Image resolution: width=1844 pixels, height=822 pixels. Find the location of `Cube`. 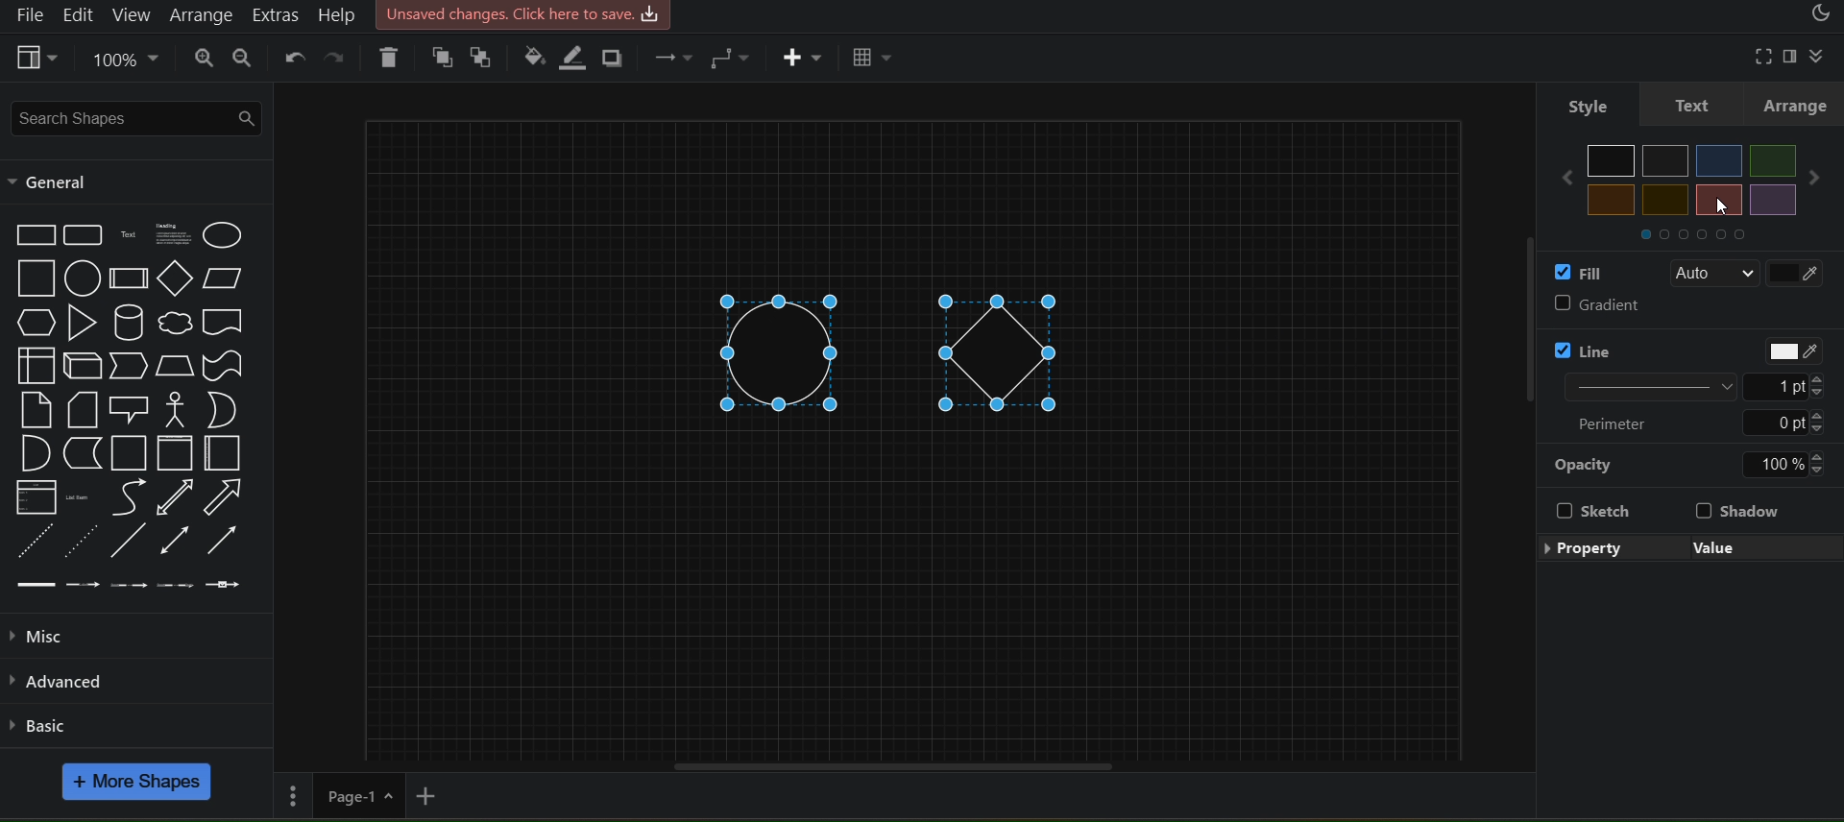

Cube is located at coordinates (83, 366).